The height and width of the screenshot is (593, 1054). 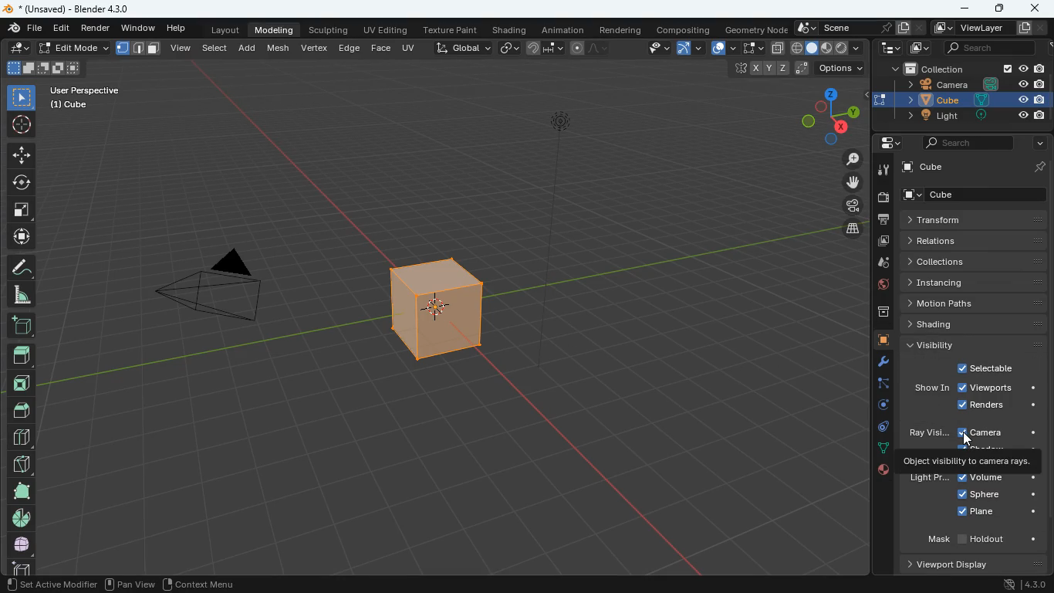 I want to click on tools, so click(x=884, y=171).